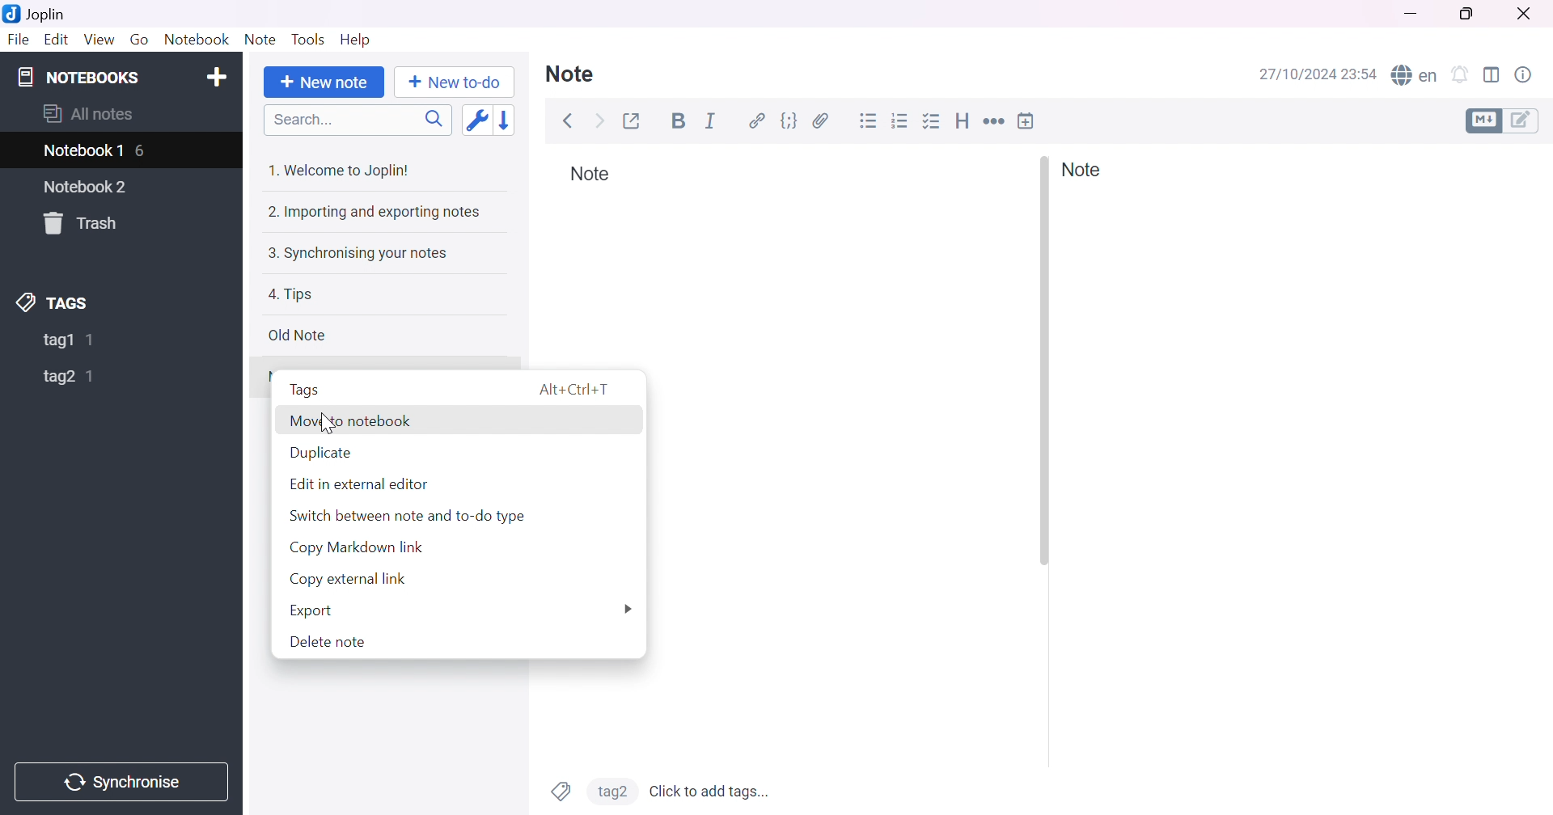  I want to click on Reverse sort order, so click(508, 120).